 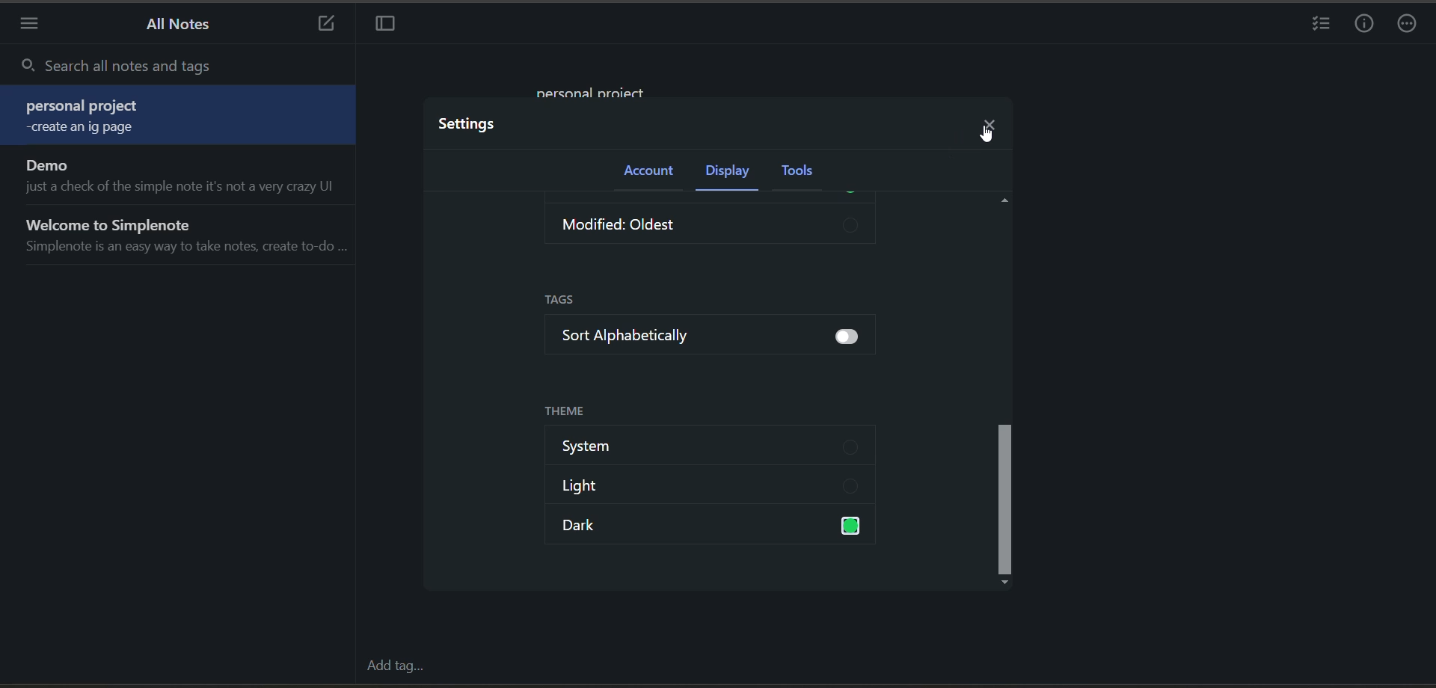 What do you see at coordinates (989, 134) in the screenshot?
I see `cursor` at bounding box center [989, 134].